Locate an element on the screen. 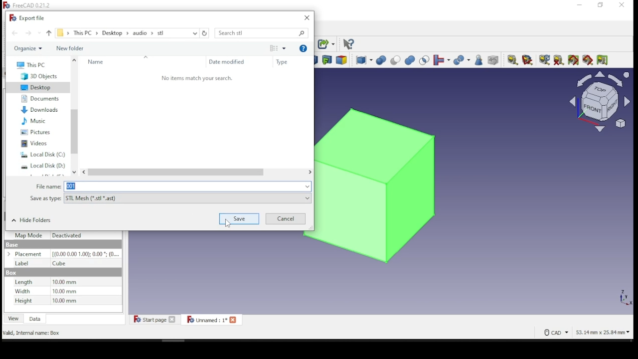 Image resolution: width=638 pixels, height=359 pixels. ‘No items match your search. is located at coordinates (197, 78).